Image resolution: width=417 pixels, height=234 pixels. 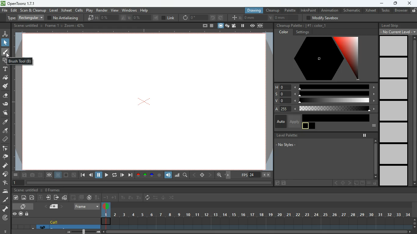 What do you see at coordinates (32, 197) in the screenshot?
I see `change` at bounding box center [32, 197].